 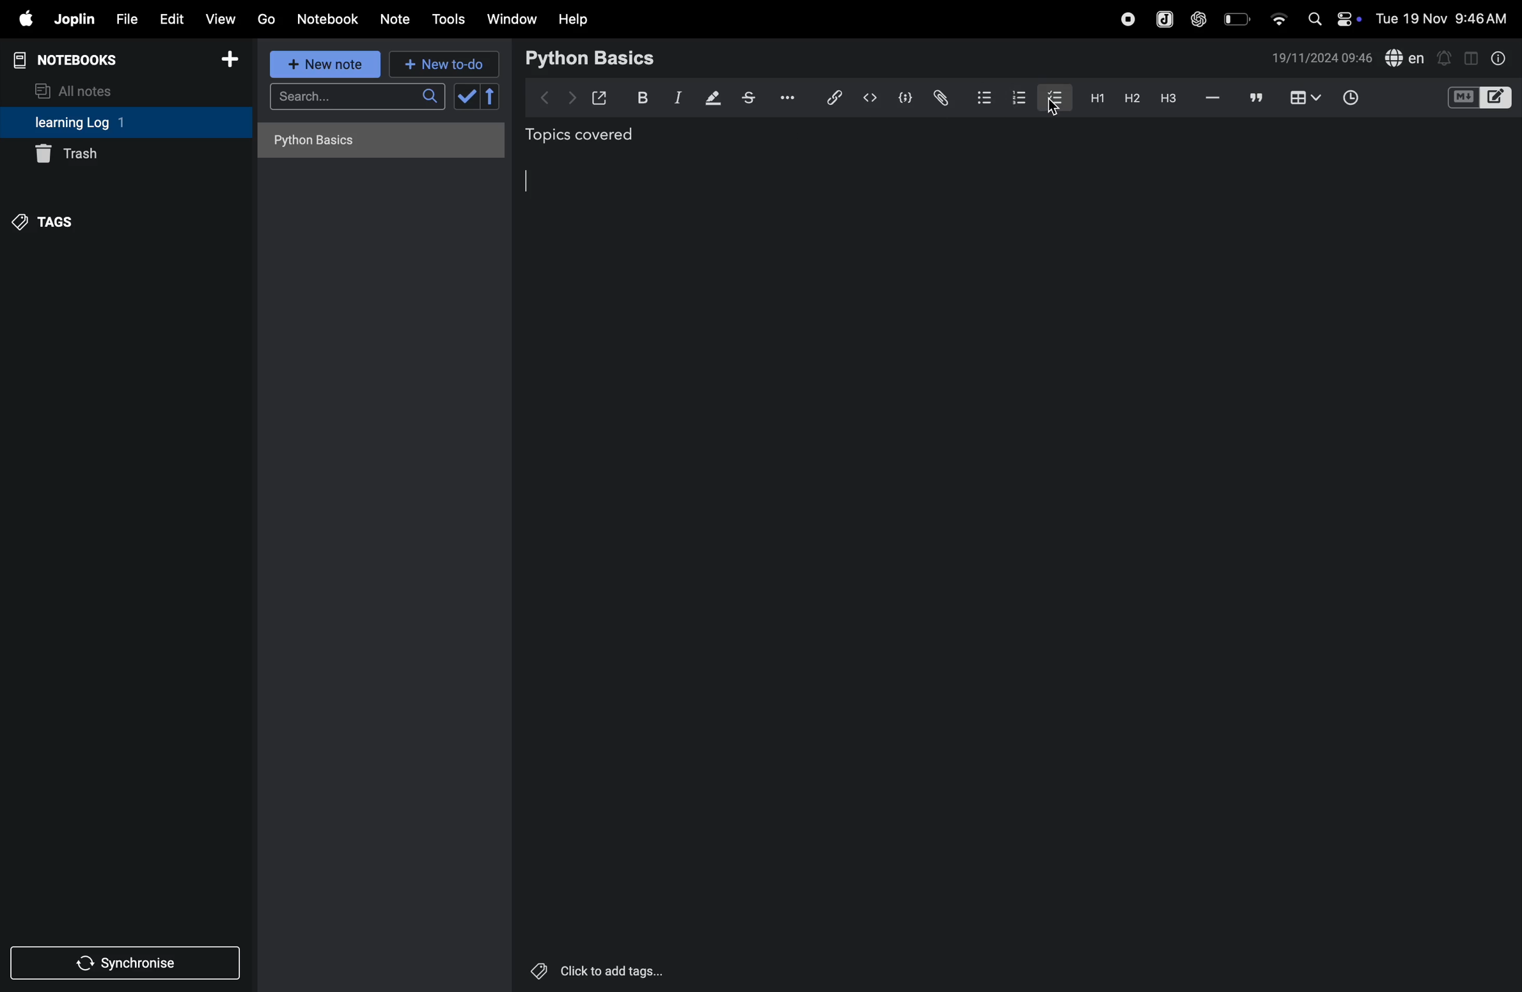 What do you see at coordinates (128, 964) in the screenshot?
I see `synchronise` at bounding box center [128, 964].